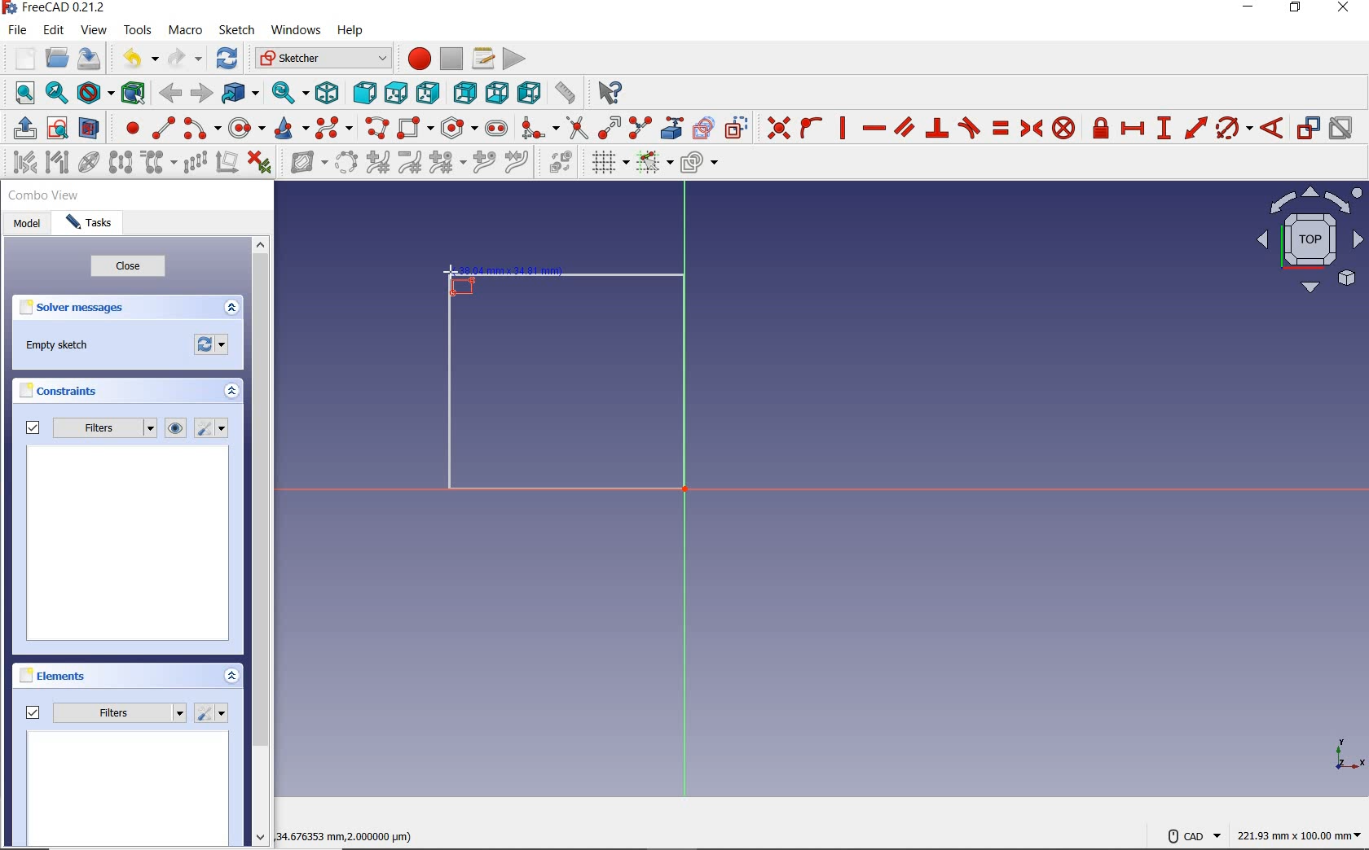  Describe the element at coordinates (1194, 830) in the screenshot. I see `cad` at that location.